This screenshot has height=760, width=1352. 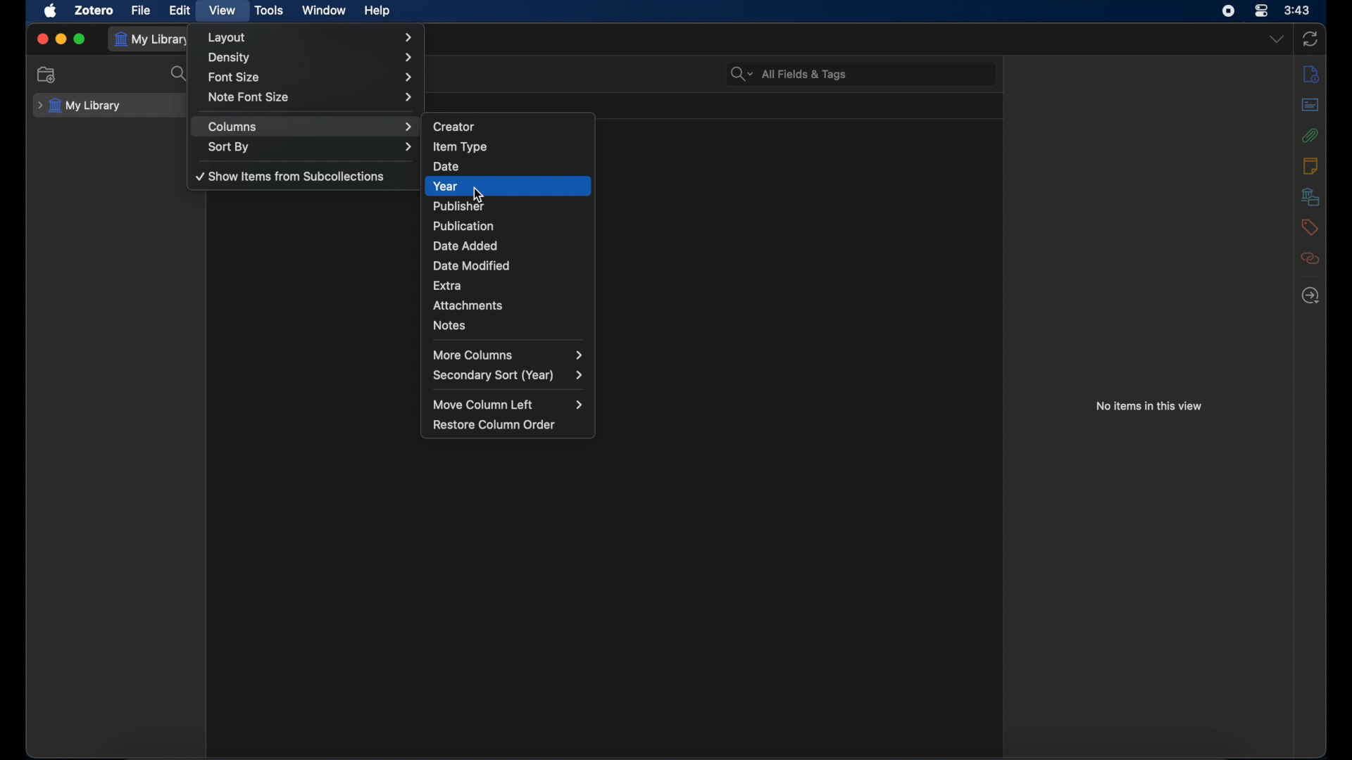 What do you see at coordinates (508, 205) in the screenshot?
I see `publisher` at bounding box center [508, 205].